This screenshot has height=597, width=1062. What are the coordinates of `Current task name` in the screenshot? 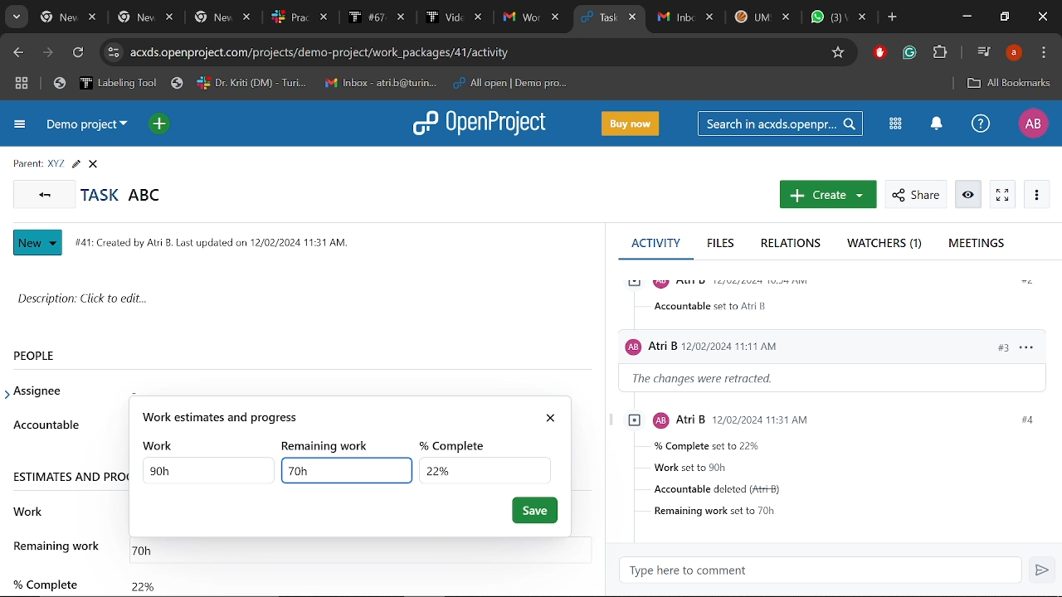 It's located at (127, 194).